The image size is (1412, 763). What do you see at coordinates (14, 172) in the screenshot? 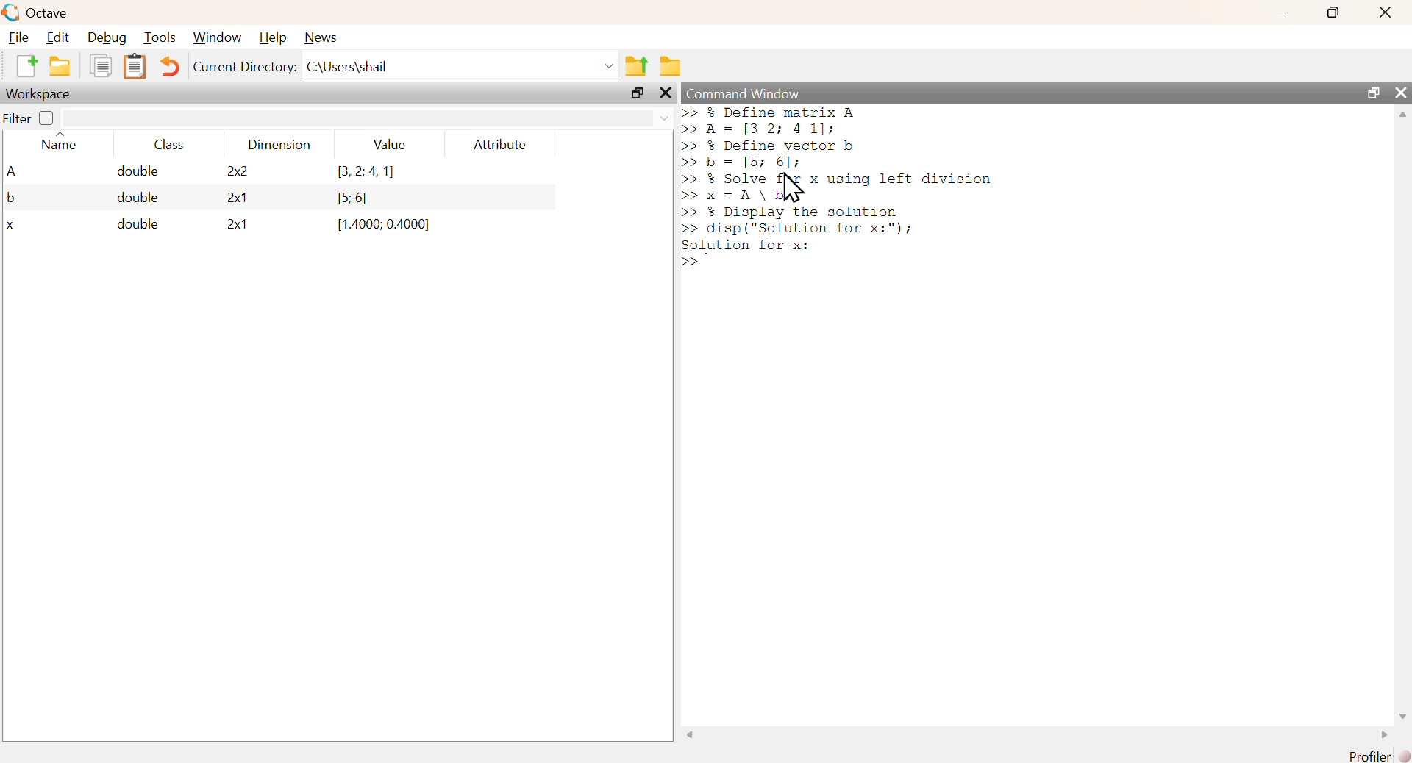
I see `A` at bounding box center [14, 172].